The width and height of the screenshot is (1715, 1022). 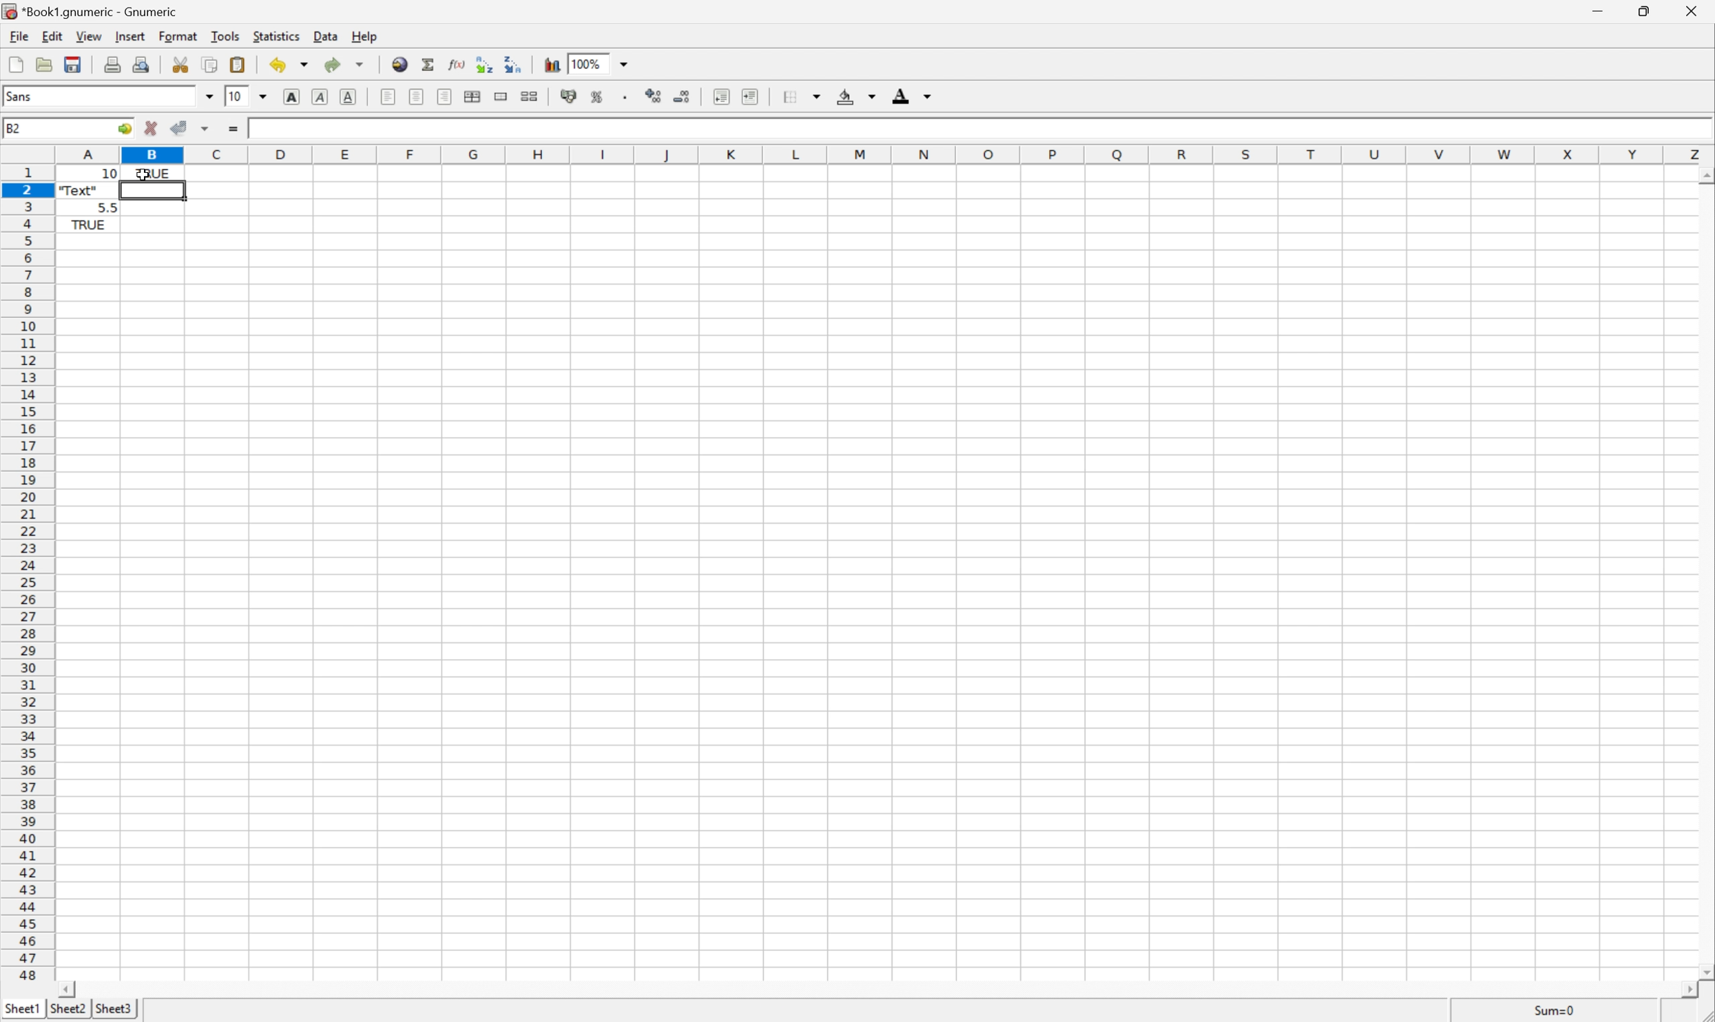 I want to click on Scroll Down, so click(x=1703, y=970).